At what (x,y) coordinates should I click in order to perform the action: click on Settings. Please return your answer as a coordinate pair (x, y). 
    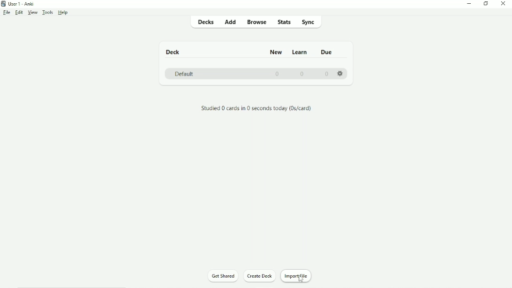
    Looking at the image, I should click on (340, 74).